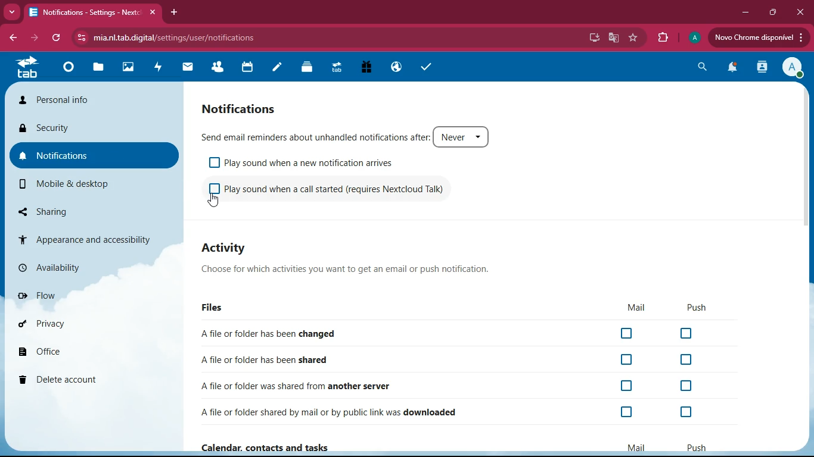 The width and height of the screenshot is (814, 457). Describe the element at coordinates (213, 195) in the screenshot. I see `off` at that location.